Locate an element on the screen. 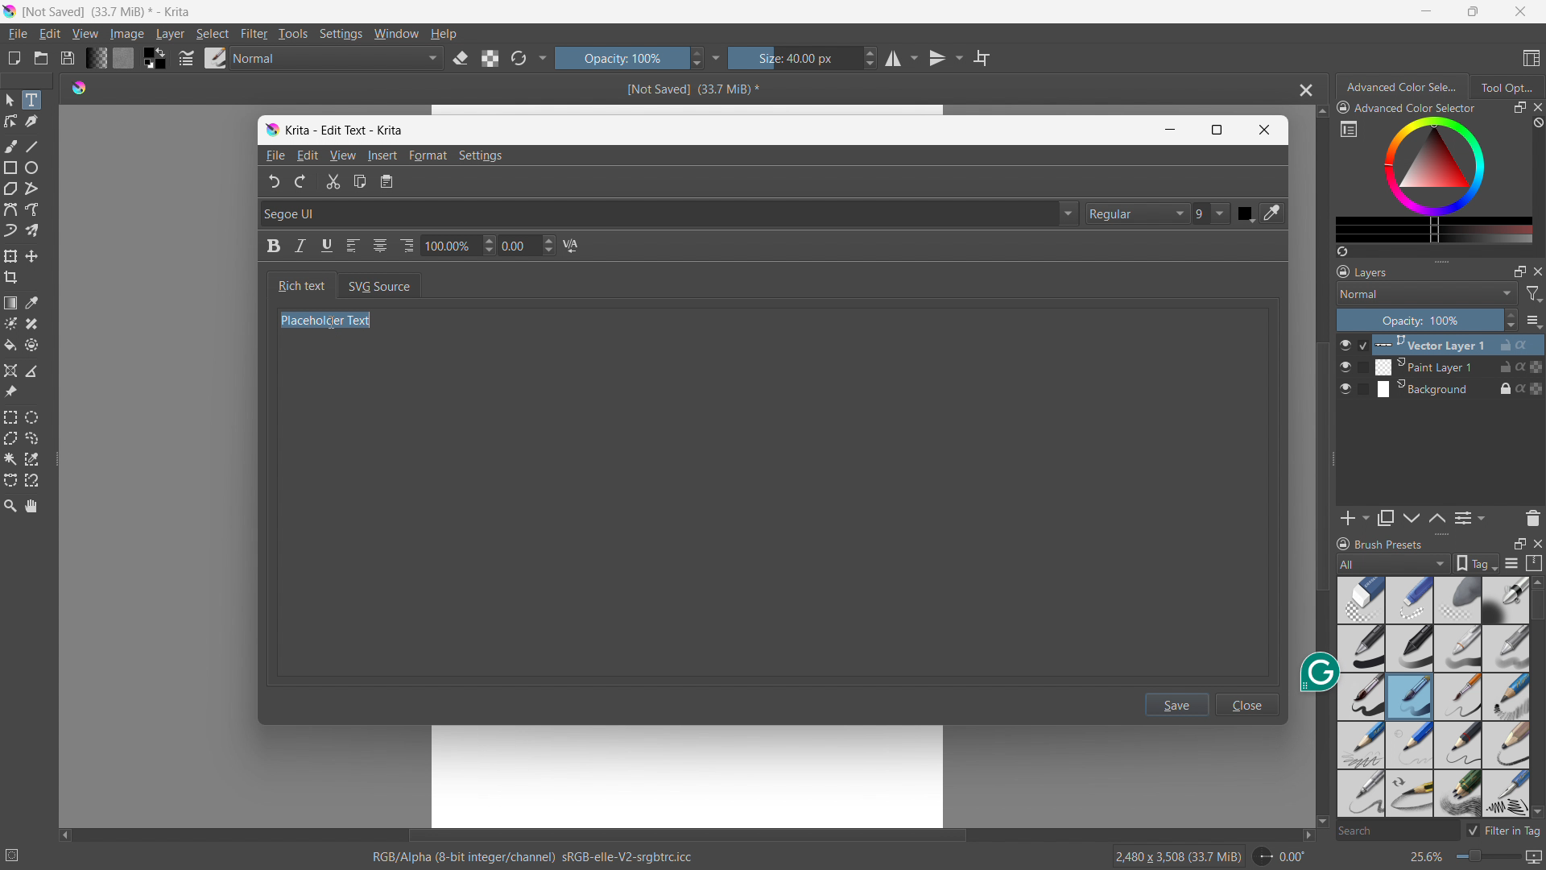 The height and width of the screenshot is (870, 1546). Minimize is located at coordinates (1167, 130).